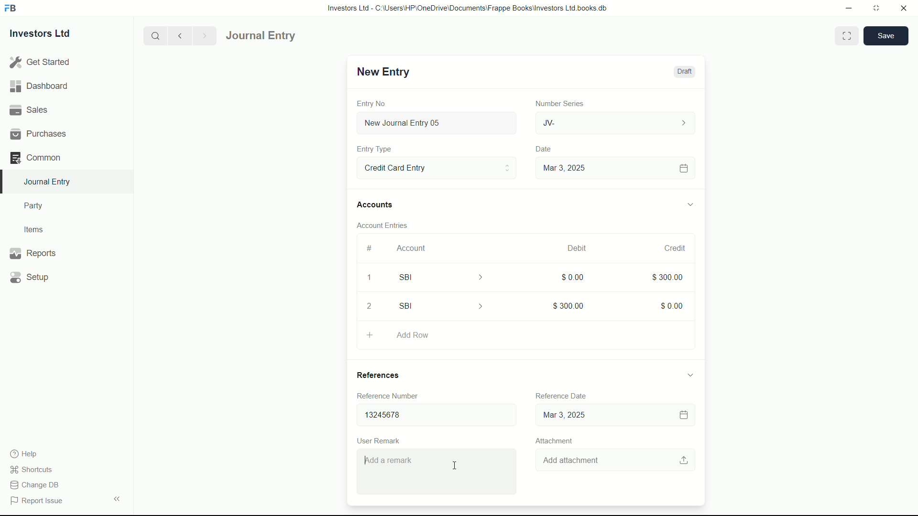 Image resolution: width=918 pixels, height=516 pixels. Describe the element at coordinates (556, 103) in the screenshot. I see `Number Series` at that location.